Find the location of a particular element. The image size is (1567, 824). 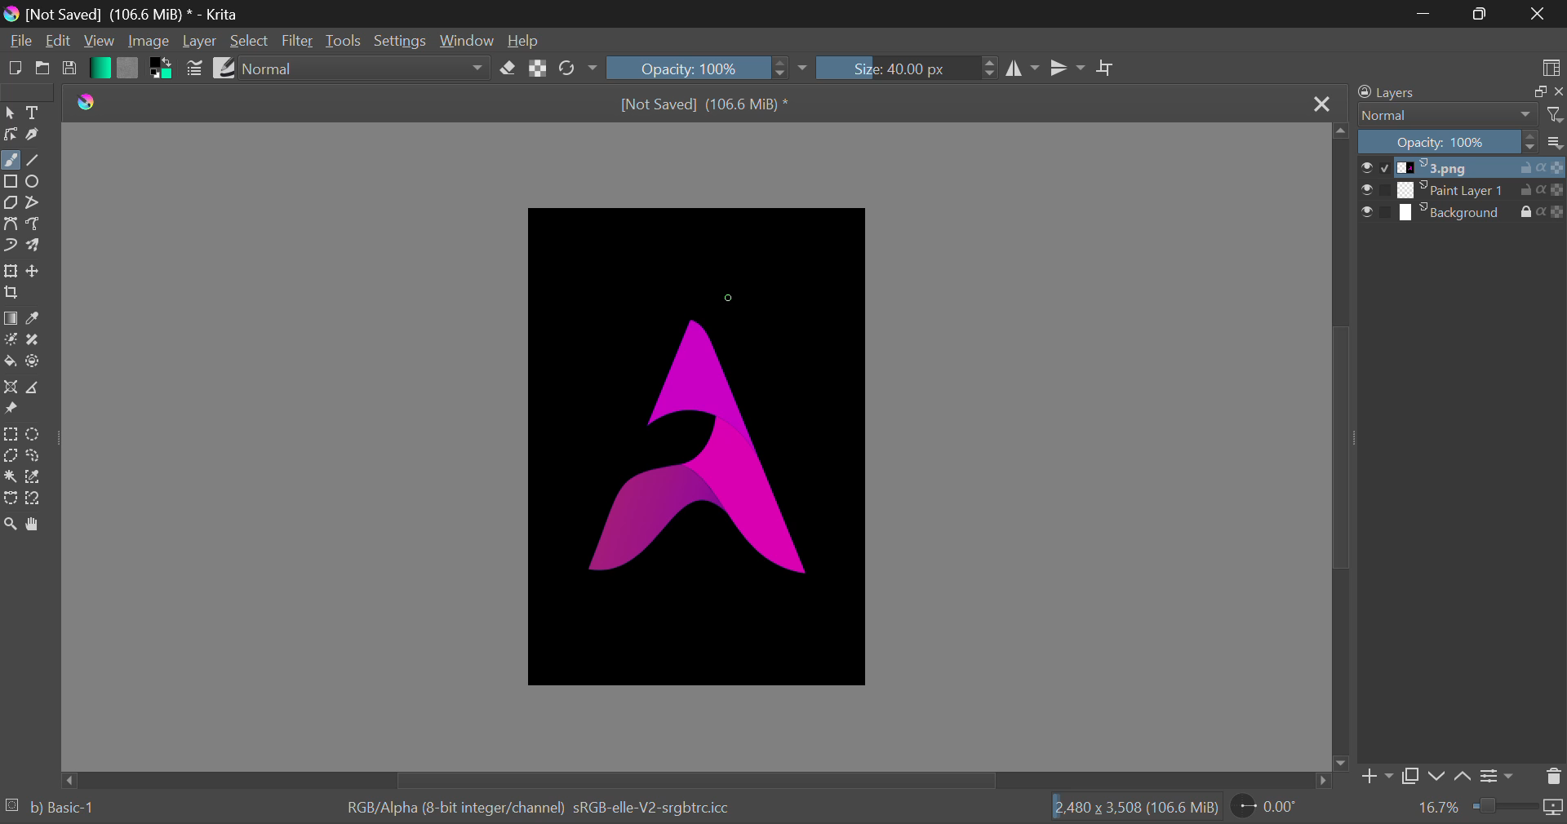

Polygon Selection is located at coordinates (11, 457).